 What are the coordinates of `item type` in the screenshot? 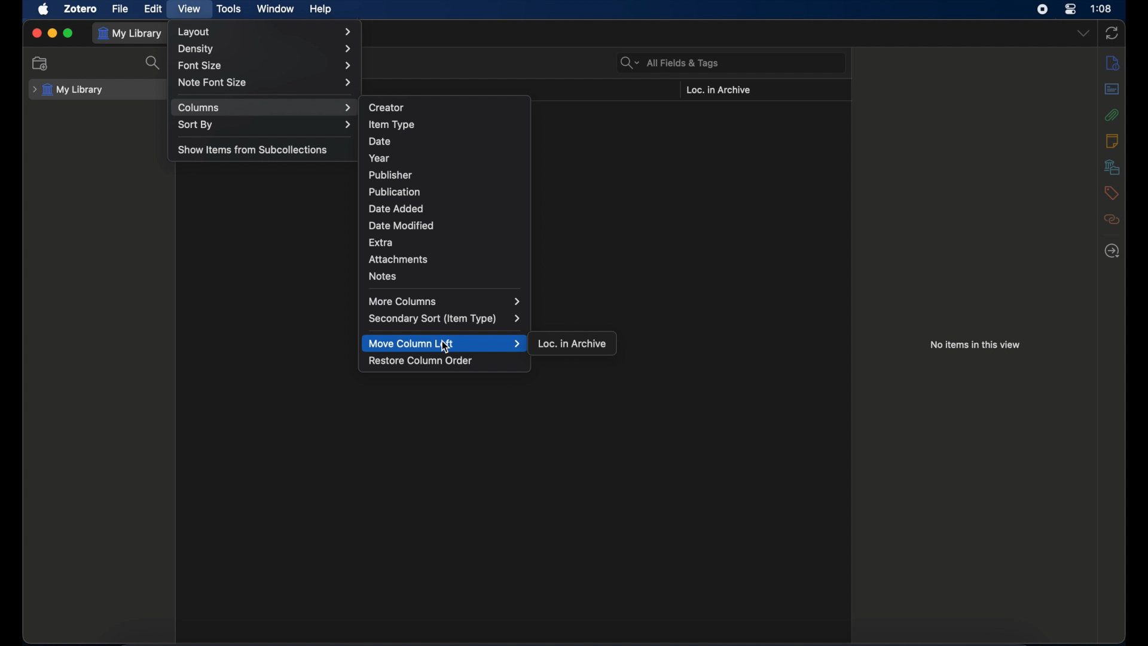 It's located at (391, 124).